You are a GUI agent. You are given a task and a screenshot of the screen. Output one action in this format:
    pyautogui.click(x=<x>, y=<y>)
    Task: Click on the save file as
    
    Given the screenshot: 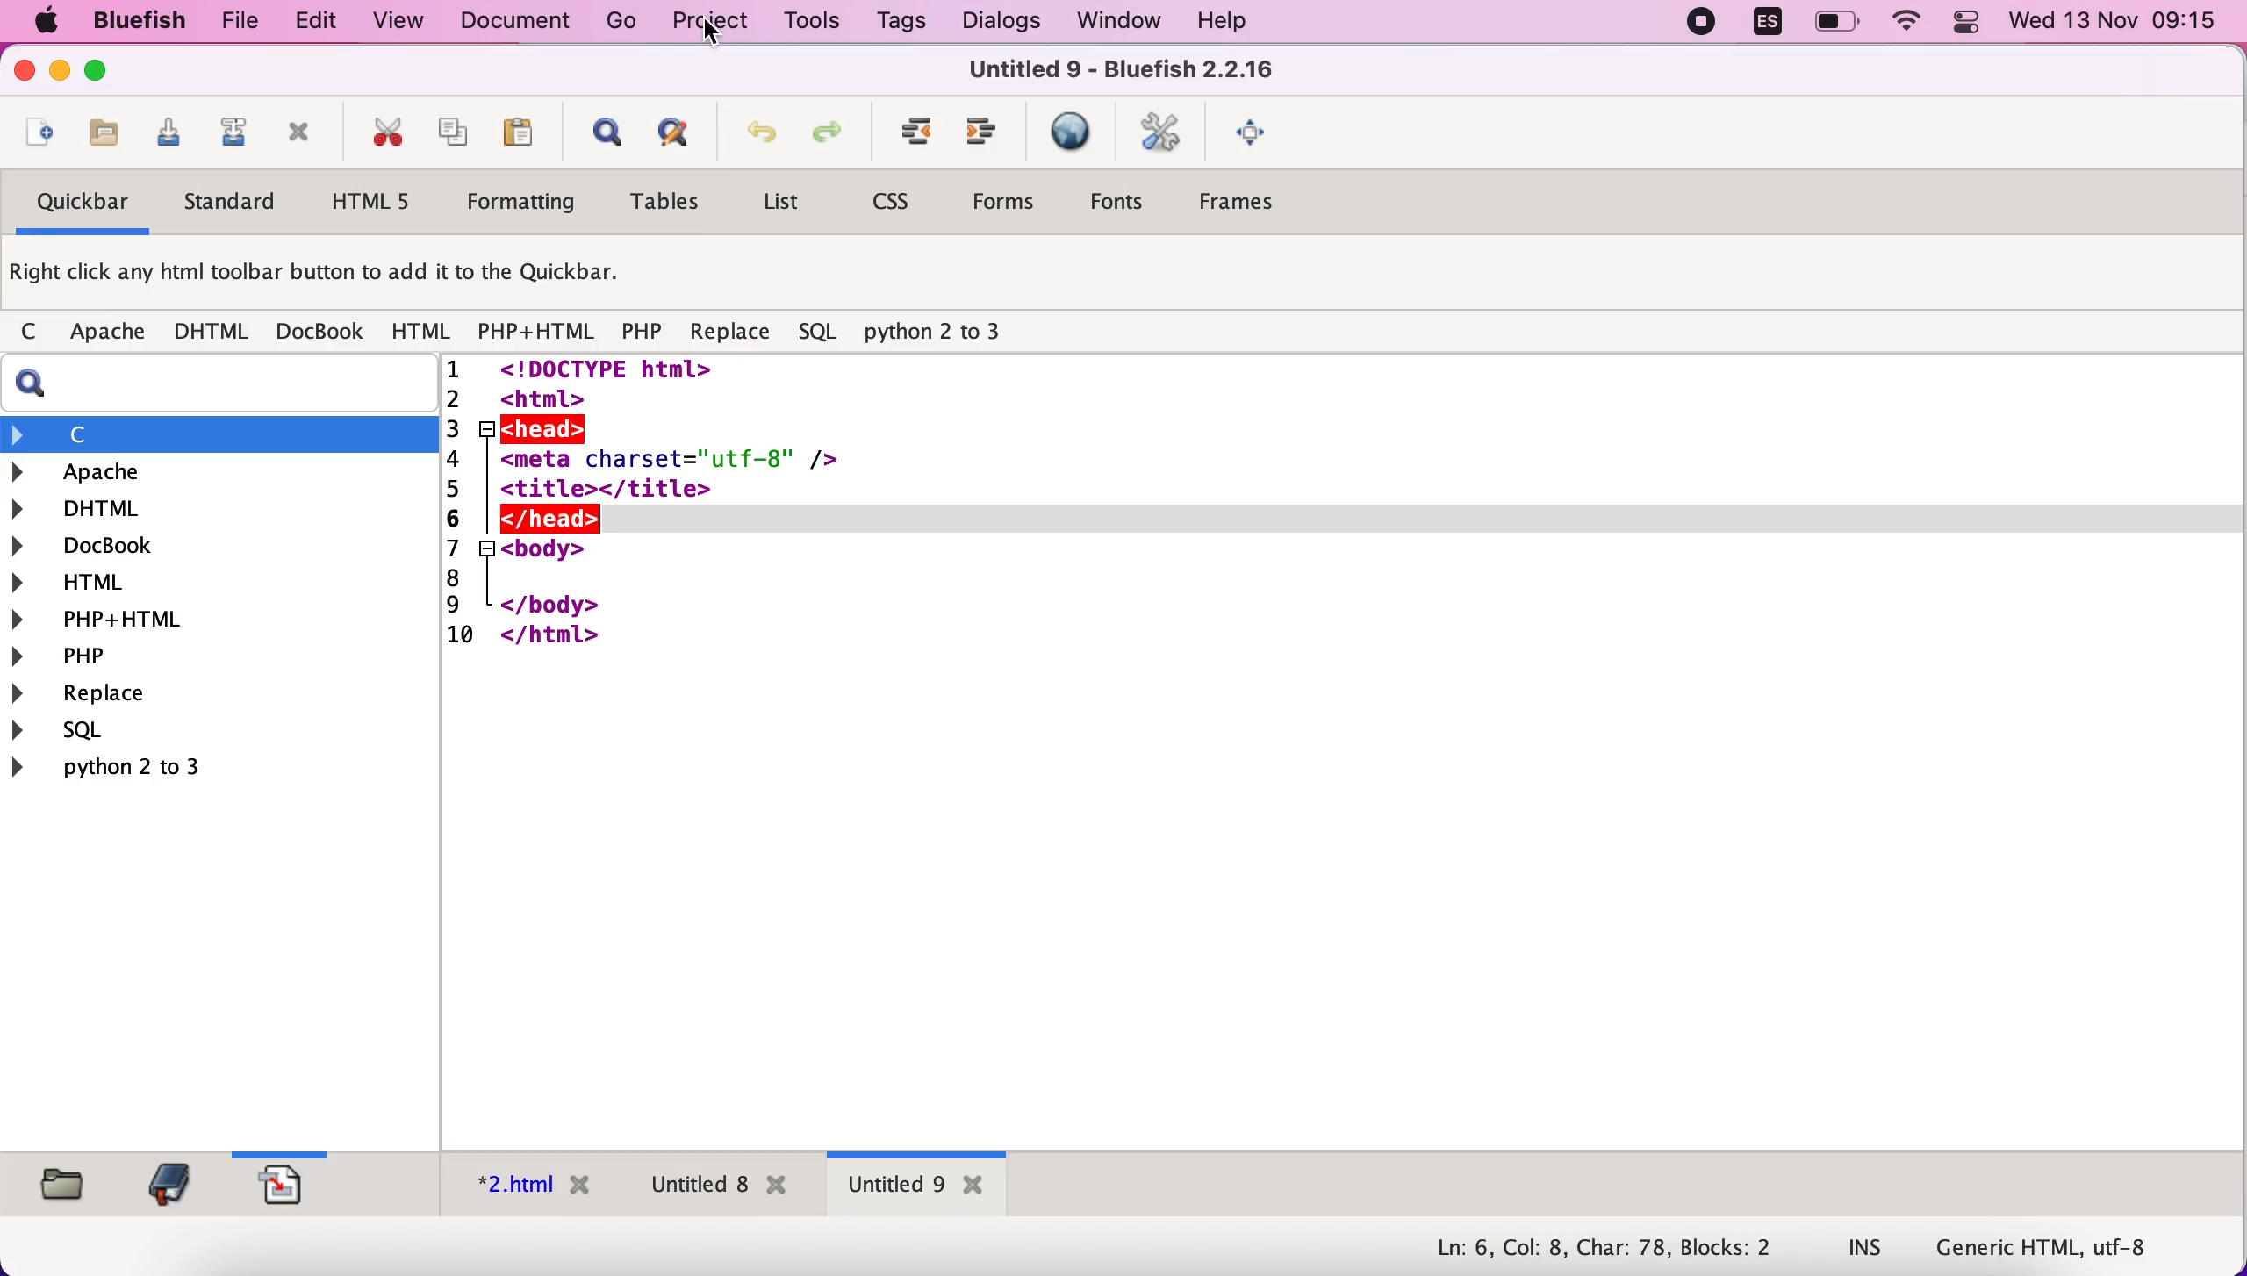 What is the action you would take?
    pyautogui.click(x=229, y=137)
    